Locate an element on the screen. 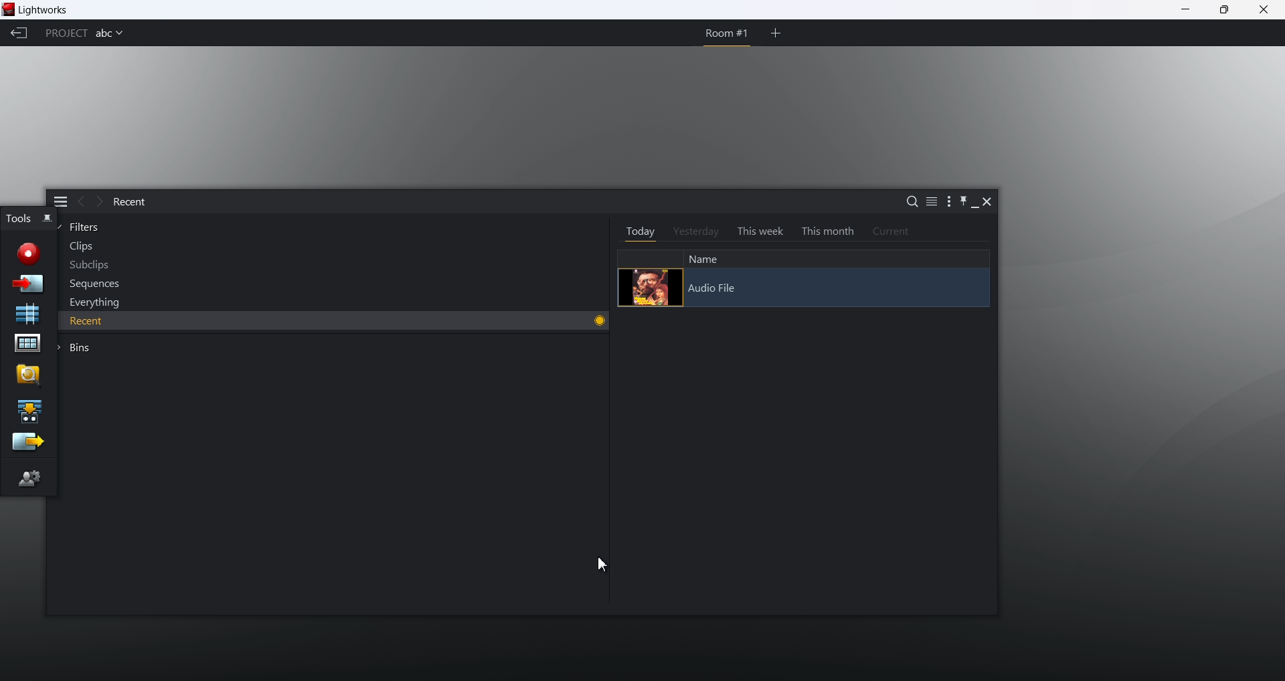 Image resolution: width=1285 pixels, height=681 pixels. cursor is located at coordinates (602, 563).